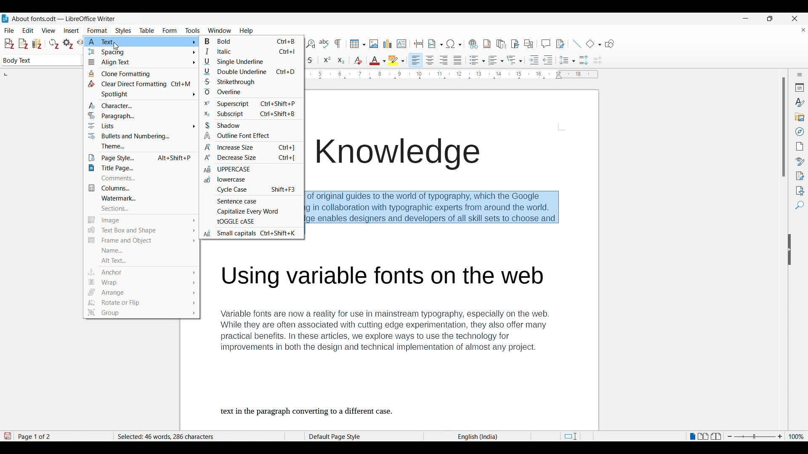 This screenshot has width=808, height=454. Describe the element at coordinates (800, 132) in the screenshot. I see `Navigator` at that location.